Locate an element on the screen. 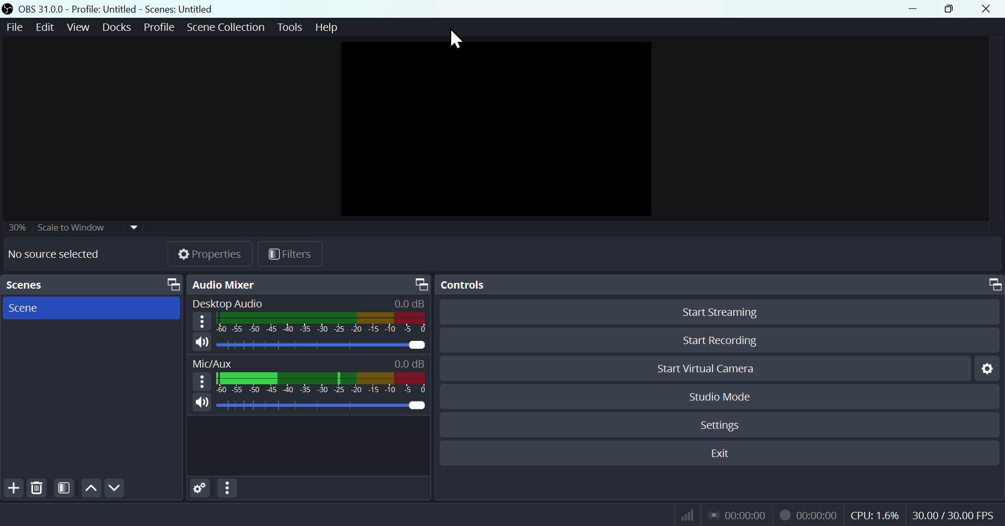  Preview page  is located at coordinates (493, 126).